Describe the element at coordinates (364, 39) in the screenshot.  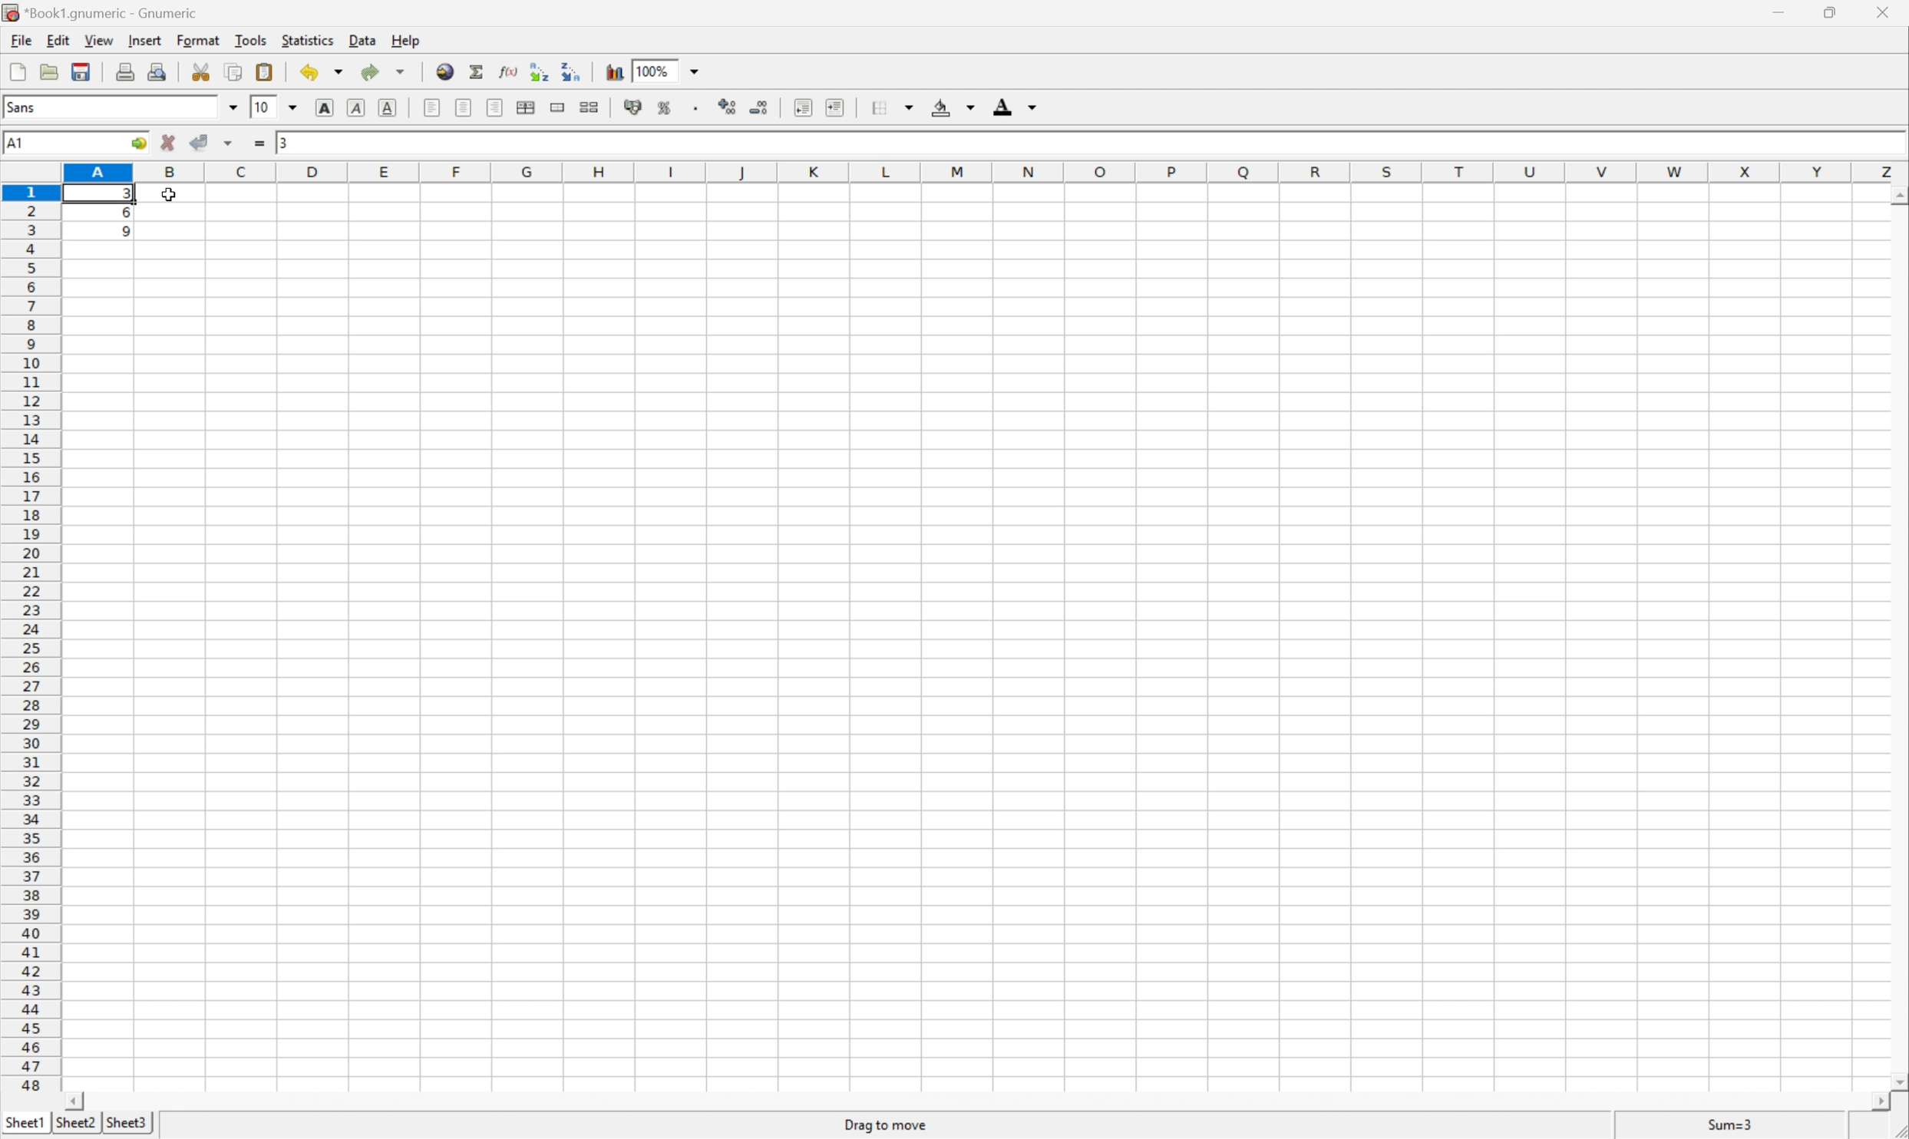
I see `Data` at that location.